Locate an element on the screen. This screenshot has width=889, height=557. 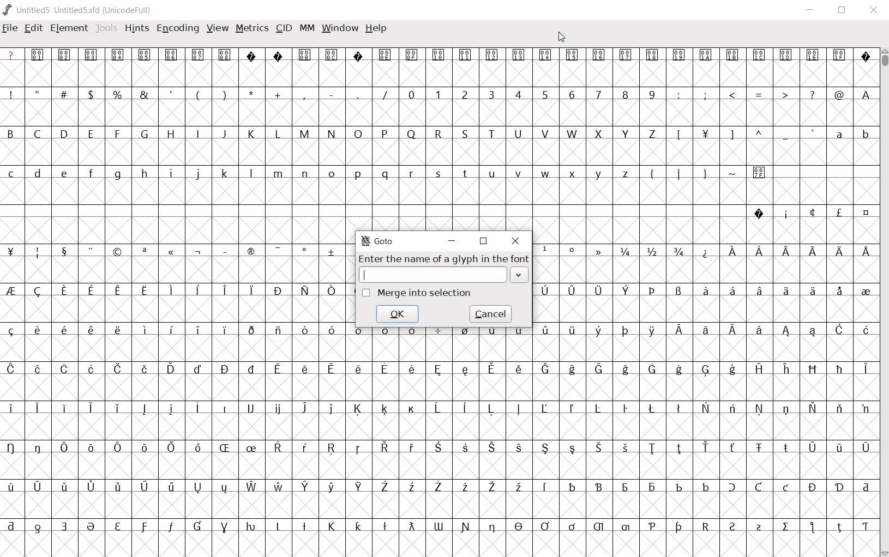
Symbol is located at coordinates (492, 528).